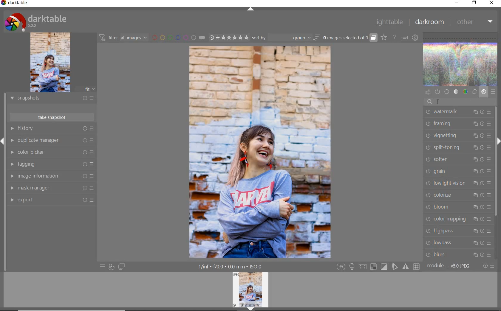  What do you see at coordinates (474, 3) in the screenshot?
I see `restore` at bounding box center [474, 3].